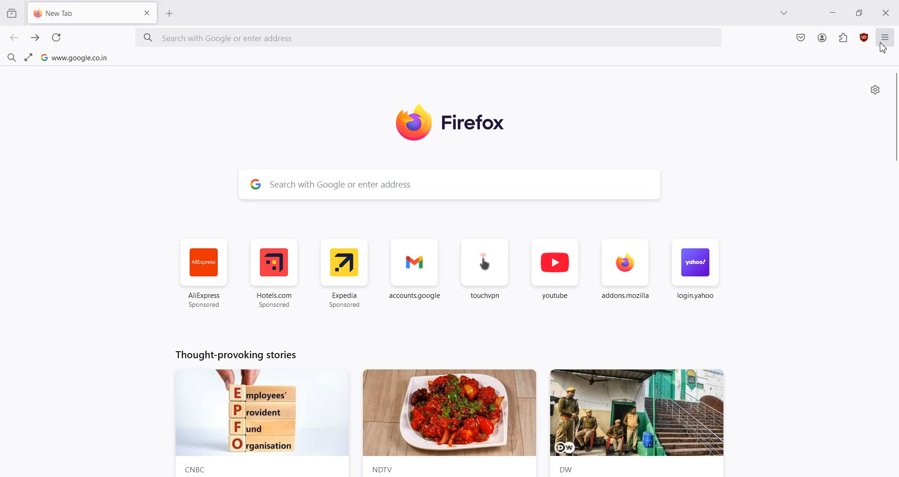  Describe the element at coordinates (170, 13) in the screenshot. I see `Add new Tab` at that location.